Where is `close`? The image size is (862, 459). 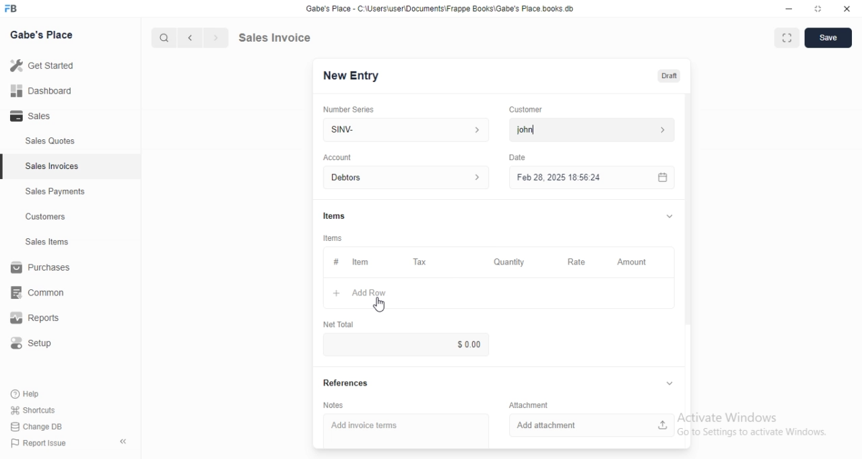
close is located at coordinates (847, 9).